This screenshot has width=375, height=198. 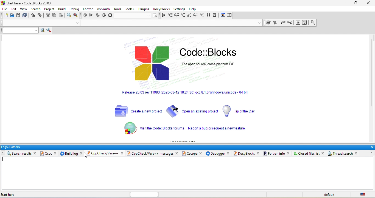 I want to click on view, so click(x=25, y=9).